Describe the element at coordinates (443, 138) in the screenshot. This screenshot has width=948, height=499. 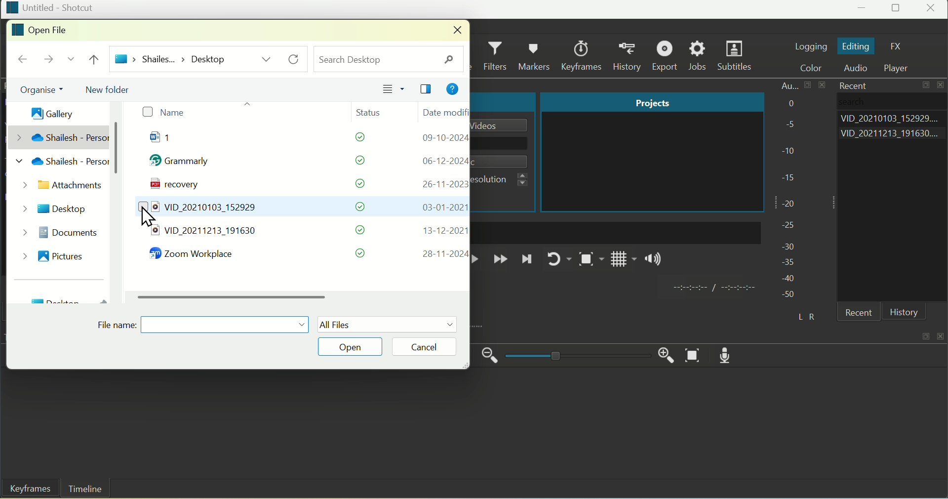
I see `date` at that location.